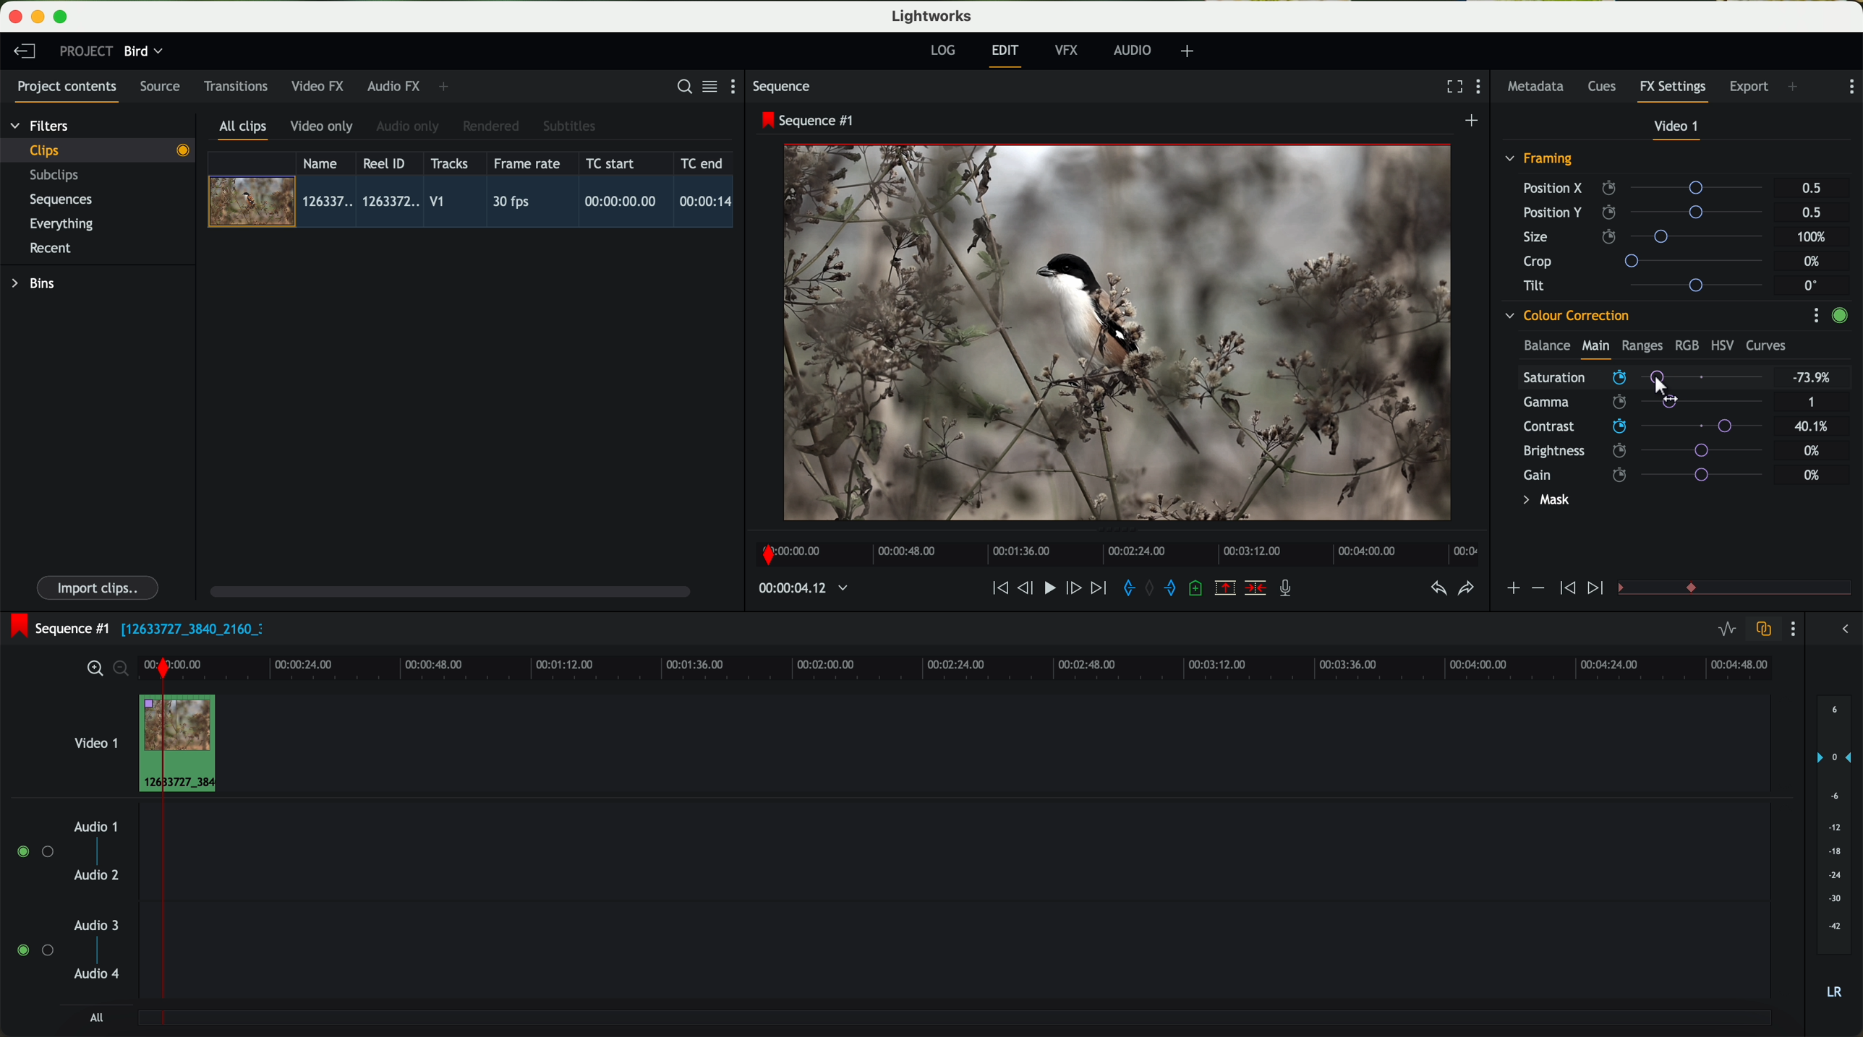 The width and height of the screenshot is (1863, 1037). What do you see at coordinates (143, 52) in the screenshot?
I see `bird` at bounding box center [143, 52].